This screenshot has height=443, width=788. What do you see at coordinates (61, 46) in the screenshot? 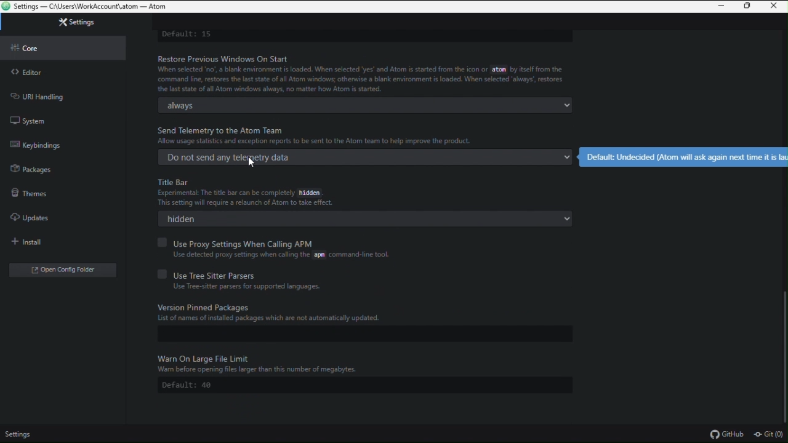
I see `core` at bounding box center [61, 46].